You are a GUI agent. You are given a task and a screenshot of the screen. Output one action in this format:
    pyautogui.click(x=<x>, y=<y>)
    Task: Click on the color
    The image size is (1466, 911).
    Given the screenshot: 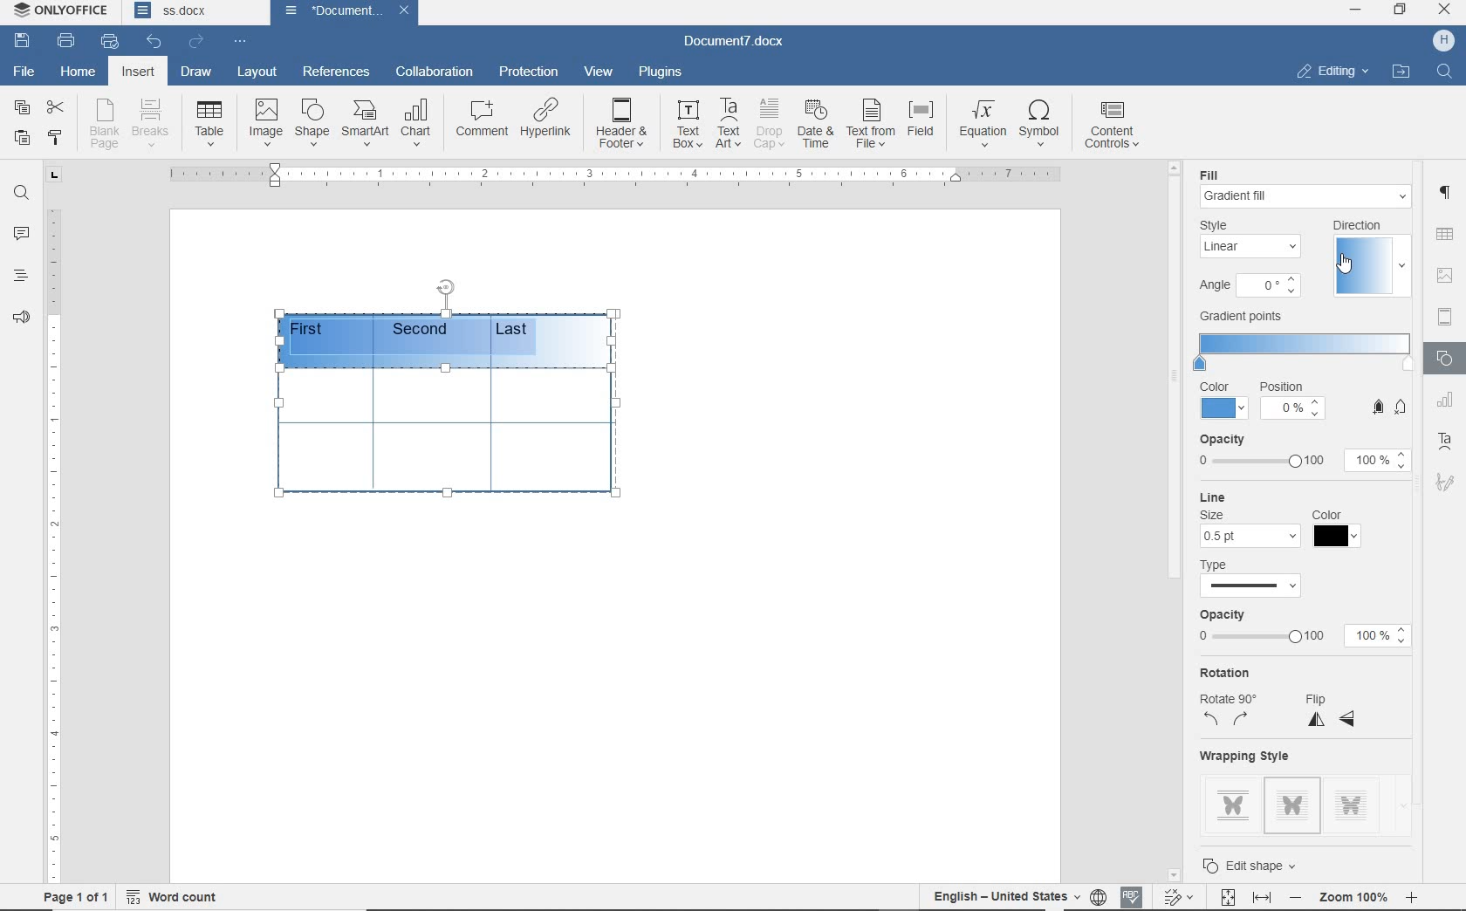 What is the action you would take?
    pyautogui.click(x=1342, y=539)
    